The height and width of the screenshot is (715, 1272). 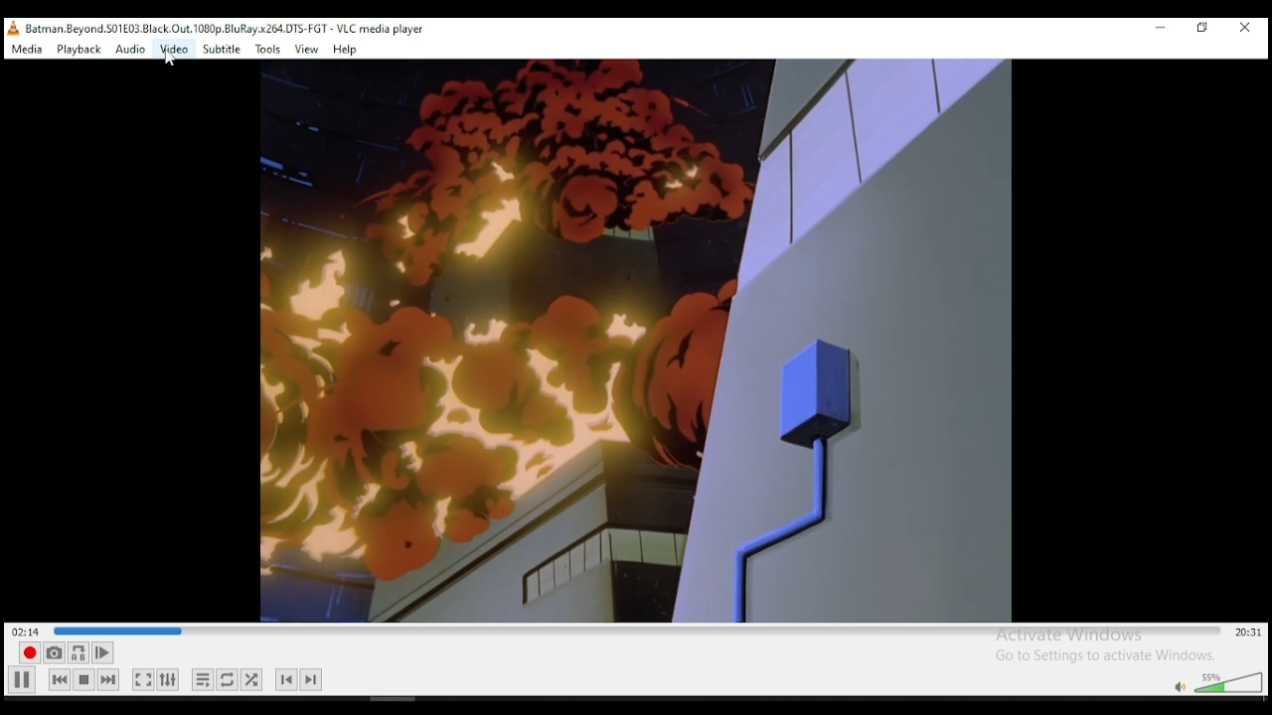 What do you see at coordinates (635, 632) in the screenshot?
I see `seek bar` at bounding box center [635, 632].